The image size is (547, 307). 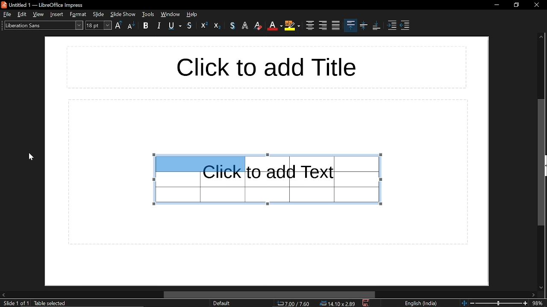 I want to click on edit, so click(x=22, y=14).